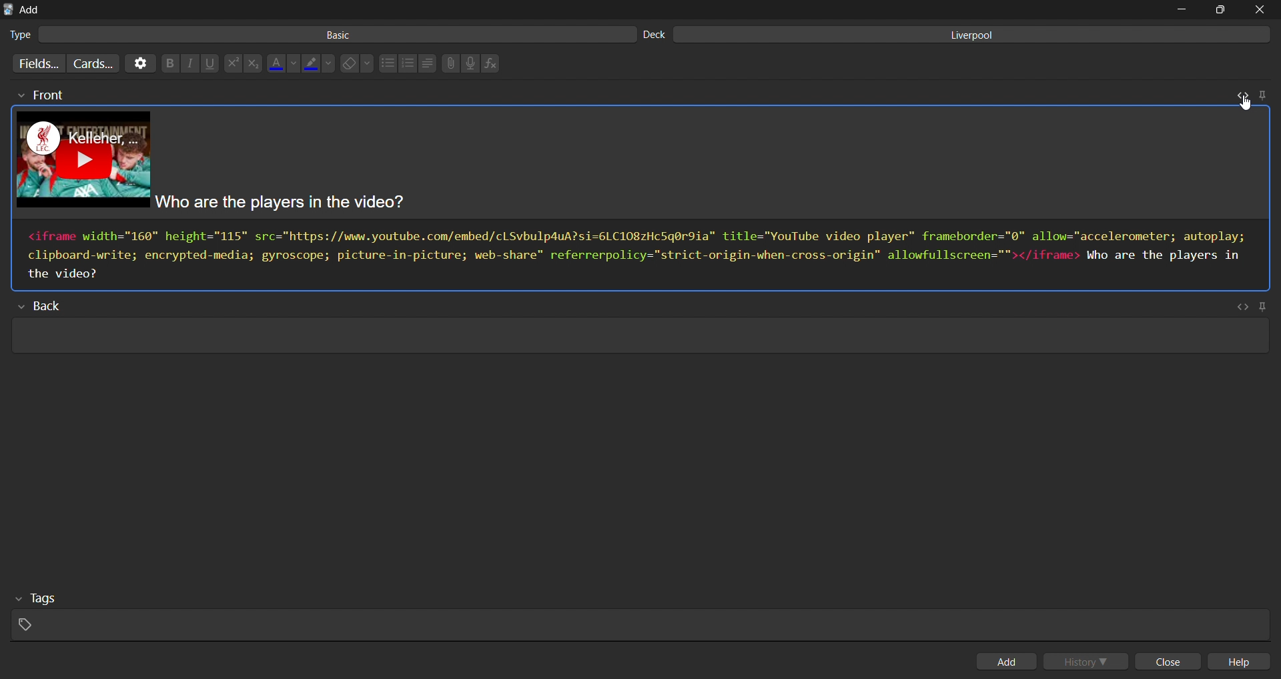 This screenshot has width=1281, height=679. What do you see at coordinates (1172, 662) in the screenshot?
I see `close` at bounding box center [1172, 662].